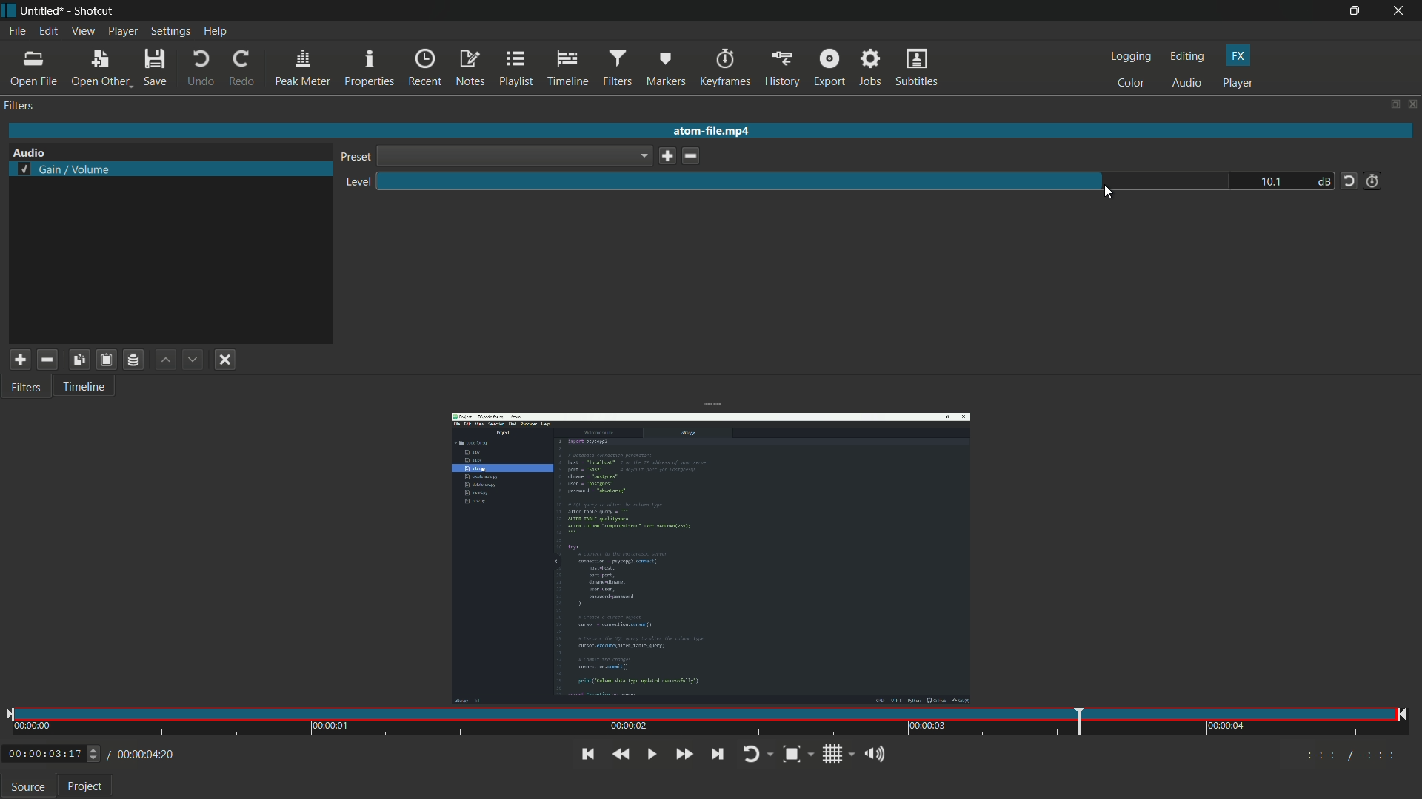  What do you see at coordinates (1372, 181) in the screenshot?
I see `add keyframe for this parameter ` at bounding box center [1372, 181].